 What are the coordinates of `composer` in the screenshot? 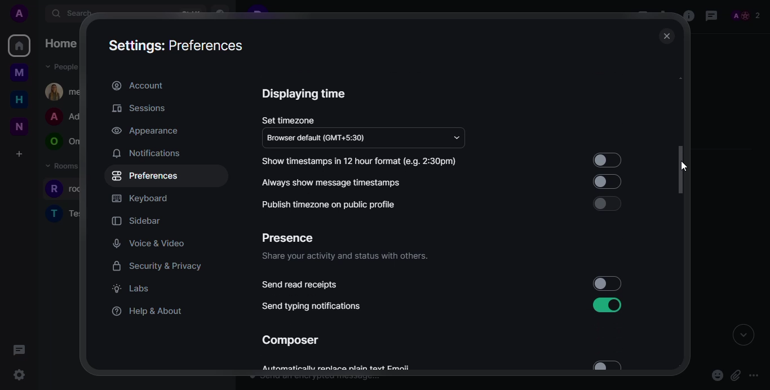 It's located at (290, 340).